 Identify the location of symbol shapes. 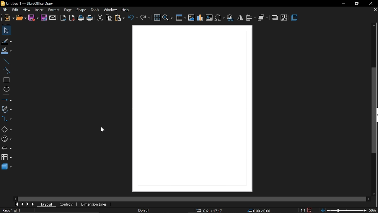
(6, 140).